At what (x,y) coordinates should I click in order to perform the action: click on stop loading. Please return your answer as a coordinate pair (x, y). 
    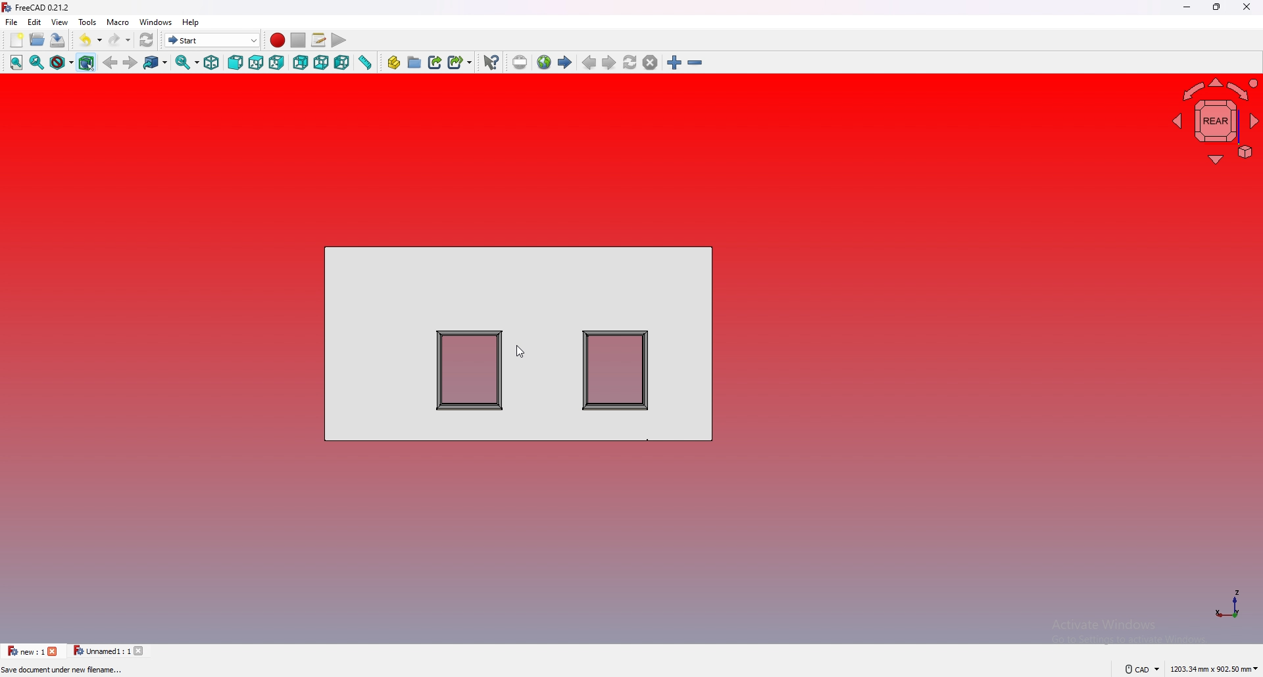
    Looking at the image, I should click on (650, 62).